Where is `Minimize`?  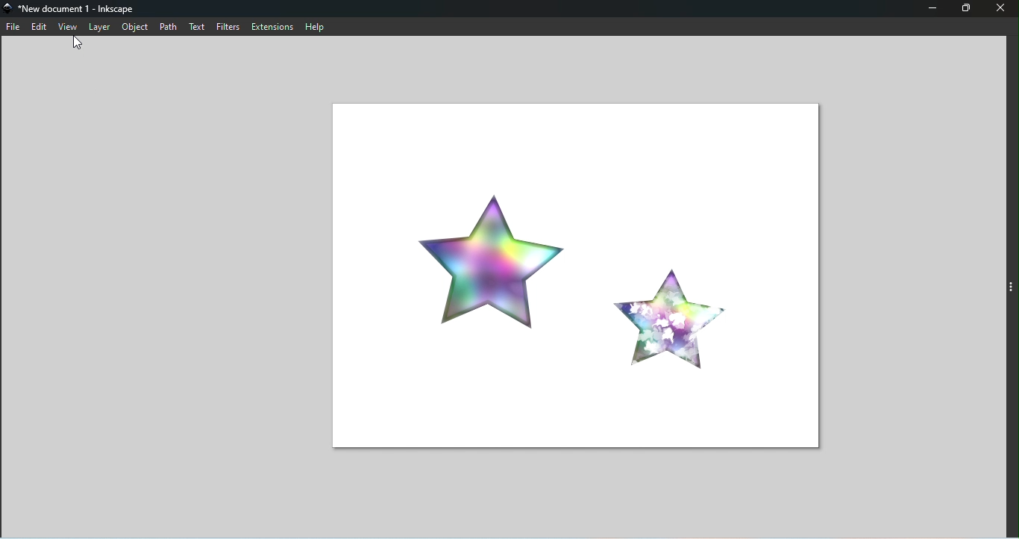
Minimize is located at coordinates (935, 10).